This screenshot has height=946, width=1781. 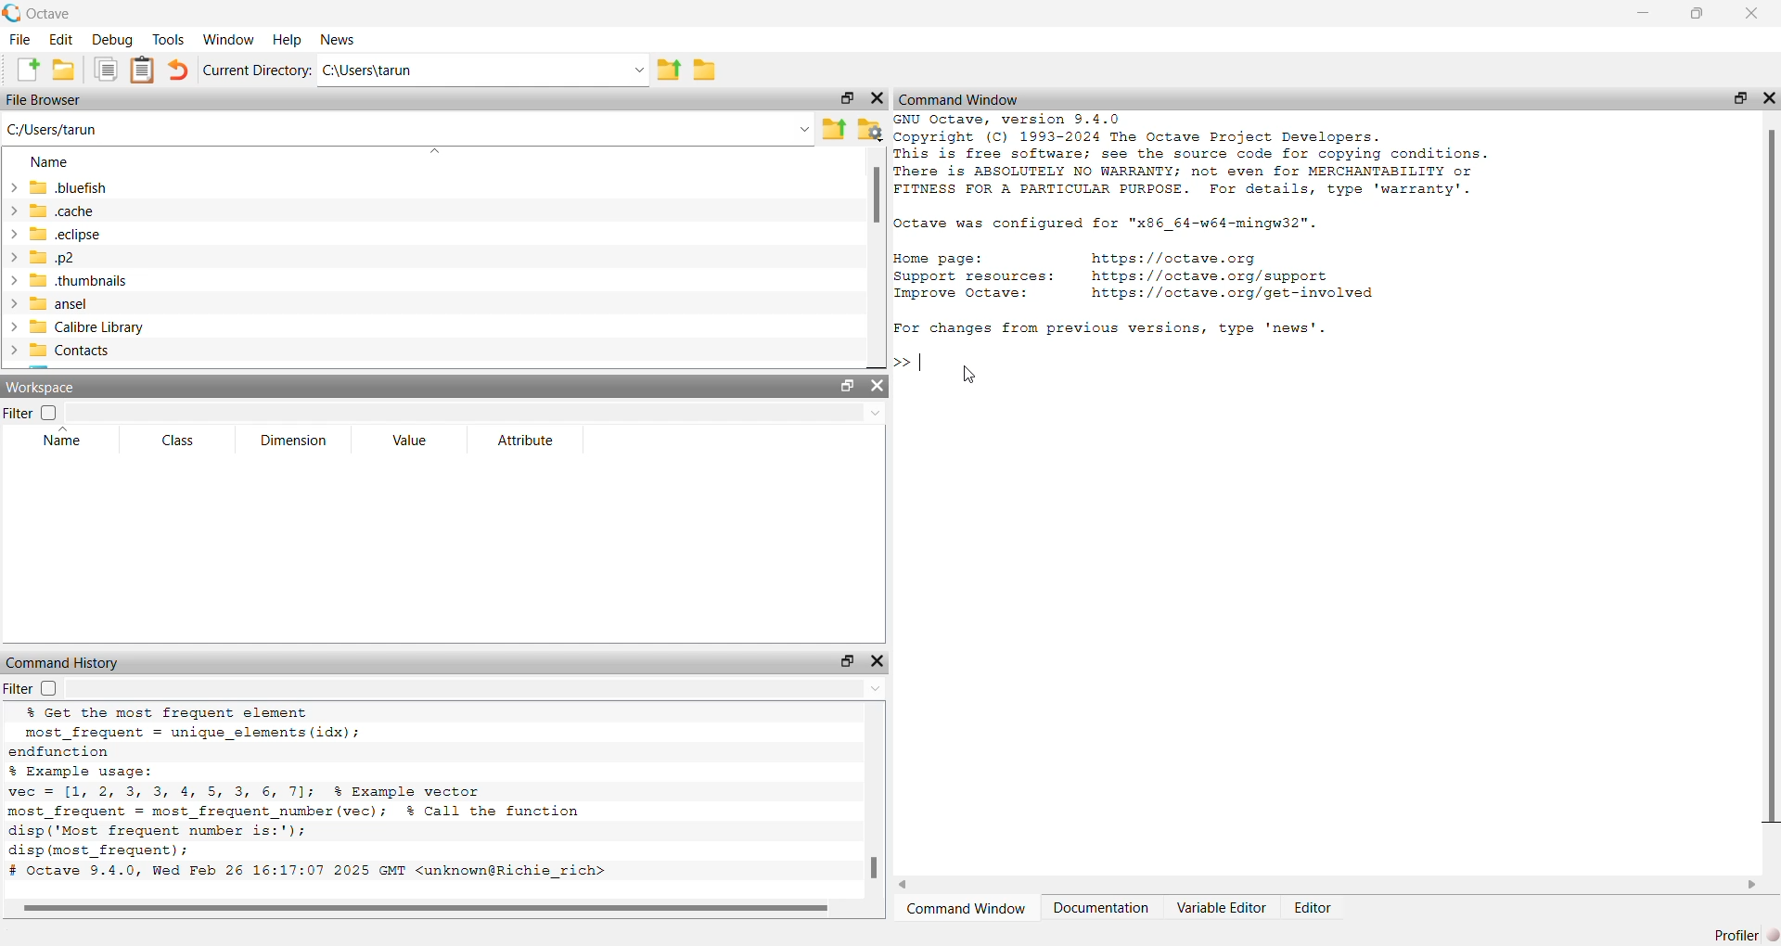 I want to click on Undock Widget, so click(x=847, y=98).